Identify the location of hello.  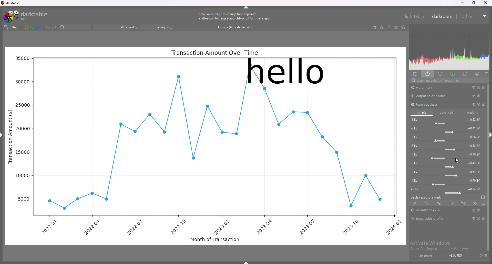
(285, 71).